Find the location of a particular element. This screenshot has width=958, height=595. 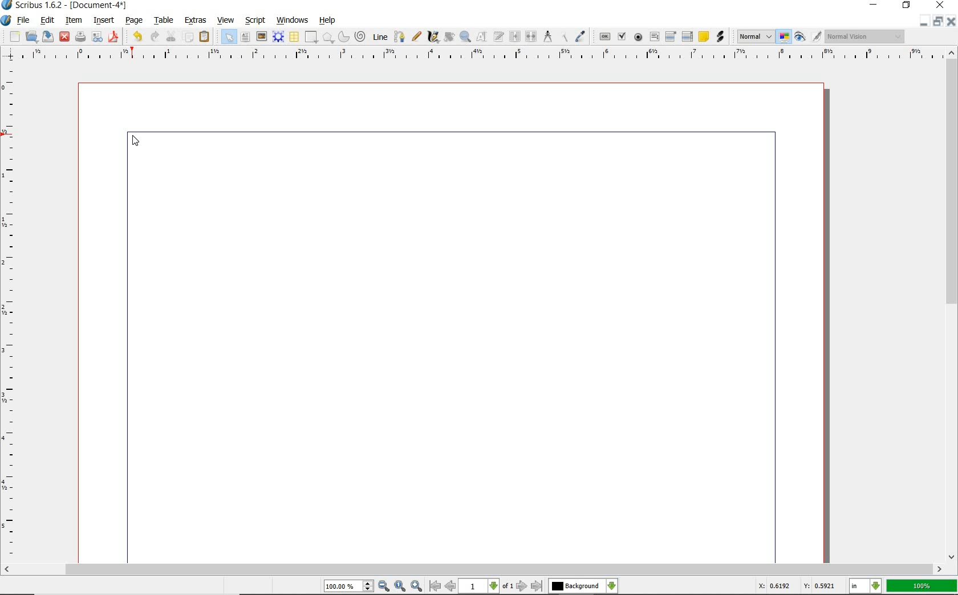

edit is located at coordinates (48, 20).